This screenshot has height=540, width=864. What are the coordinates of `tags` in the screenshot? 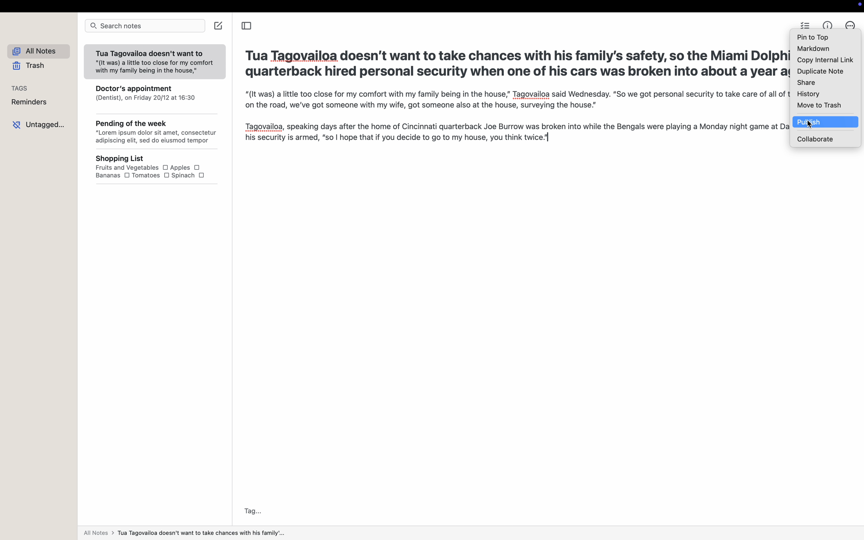 It's located at (20, 87).